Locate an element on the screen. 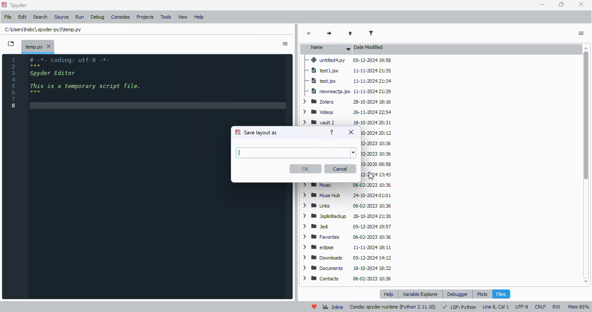  temporary file is located at coordinates (38, 45).